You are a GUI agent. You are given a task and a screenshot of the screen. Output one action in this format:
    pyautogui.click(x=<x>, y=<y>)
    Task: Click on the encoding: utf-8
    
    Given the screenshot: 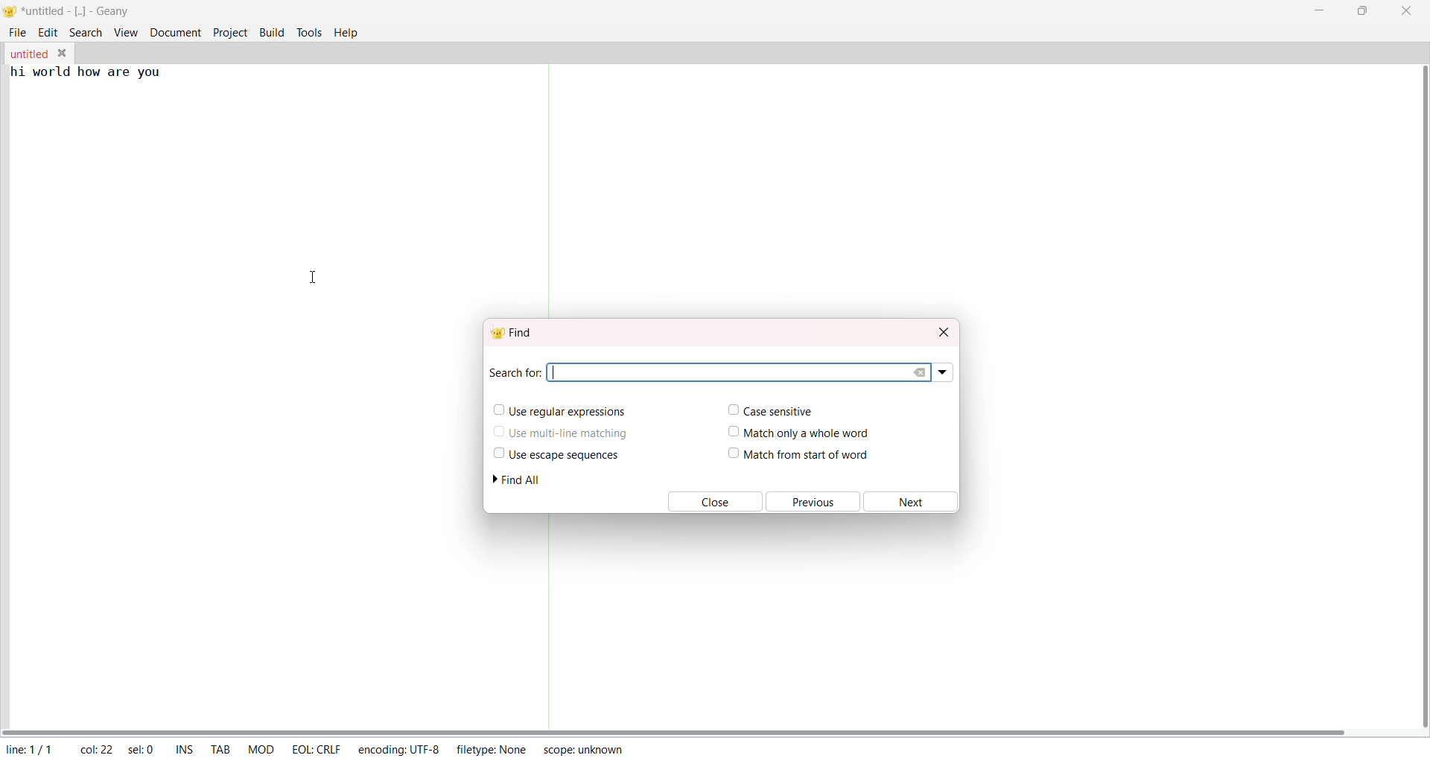 What is the action you would take?
    pyautogui.click(x=397, y=748)
    